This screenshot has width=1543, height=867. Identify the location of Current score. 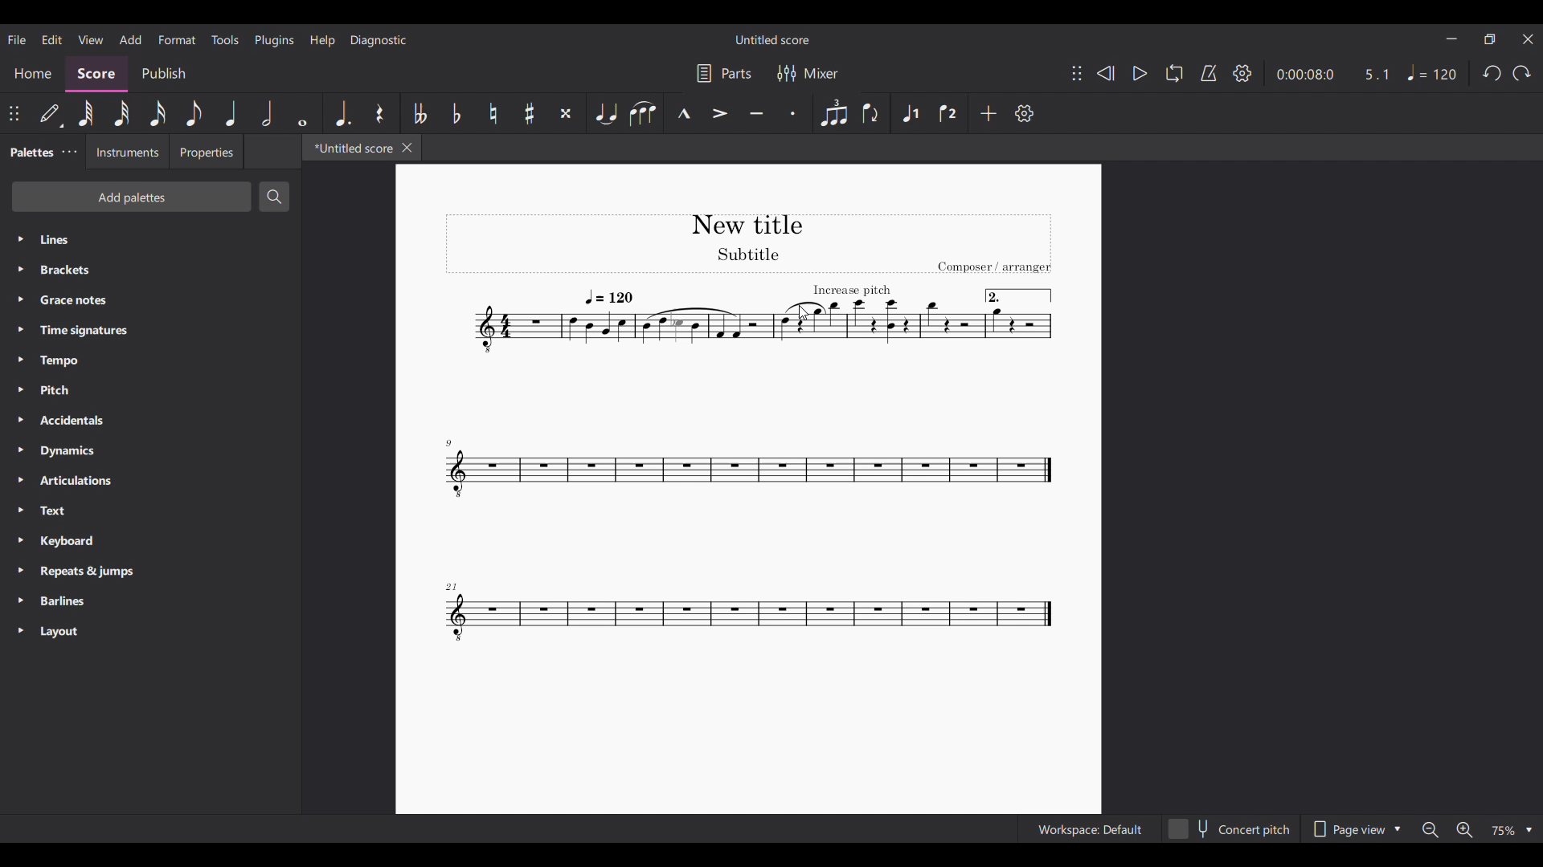
(749, 490).